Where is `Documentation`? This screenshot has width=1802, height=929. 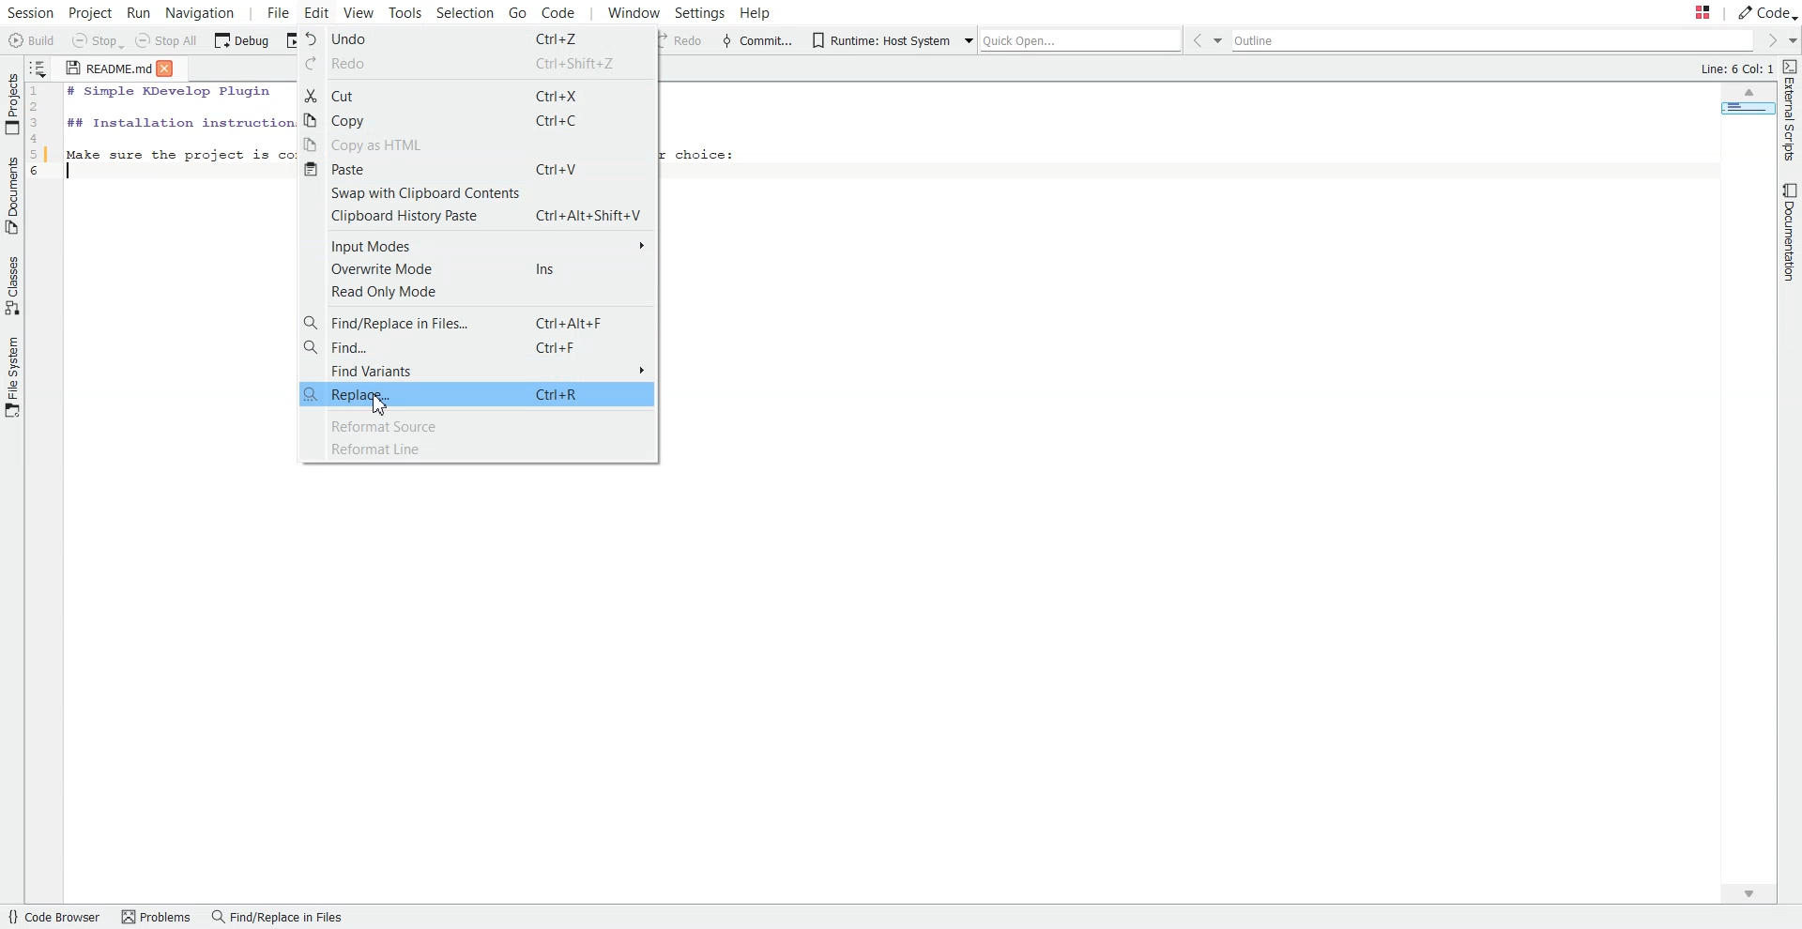
Documentation is located at coordinates (1785, 234).